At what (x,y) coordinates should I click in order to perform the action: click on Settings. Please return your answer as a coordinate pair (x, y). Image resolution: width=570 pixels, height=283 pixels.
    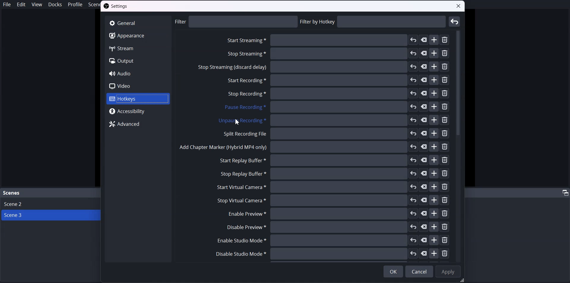
    Looking at the image, I should click on (117, 7).